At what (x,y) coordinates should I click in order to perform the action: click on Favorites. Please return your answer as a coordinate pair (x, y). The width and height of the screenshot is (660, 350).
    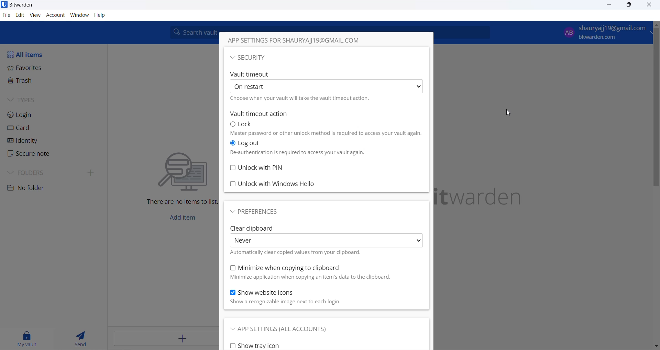
    Looking at the image, I should click on (27, 68).